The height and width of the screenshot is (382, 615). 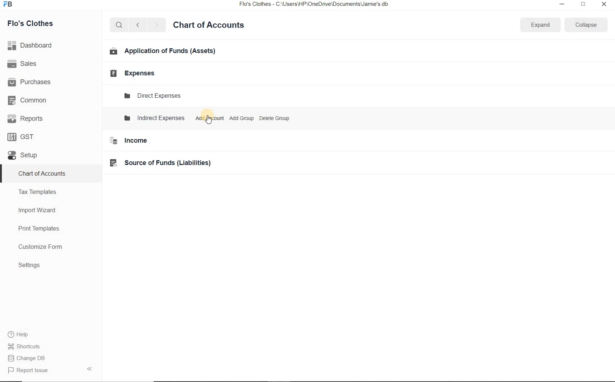 What do you see at coordinates (25, 118) in the screenshot?
I see `Reports` at bounding box center [25, 118].